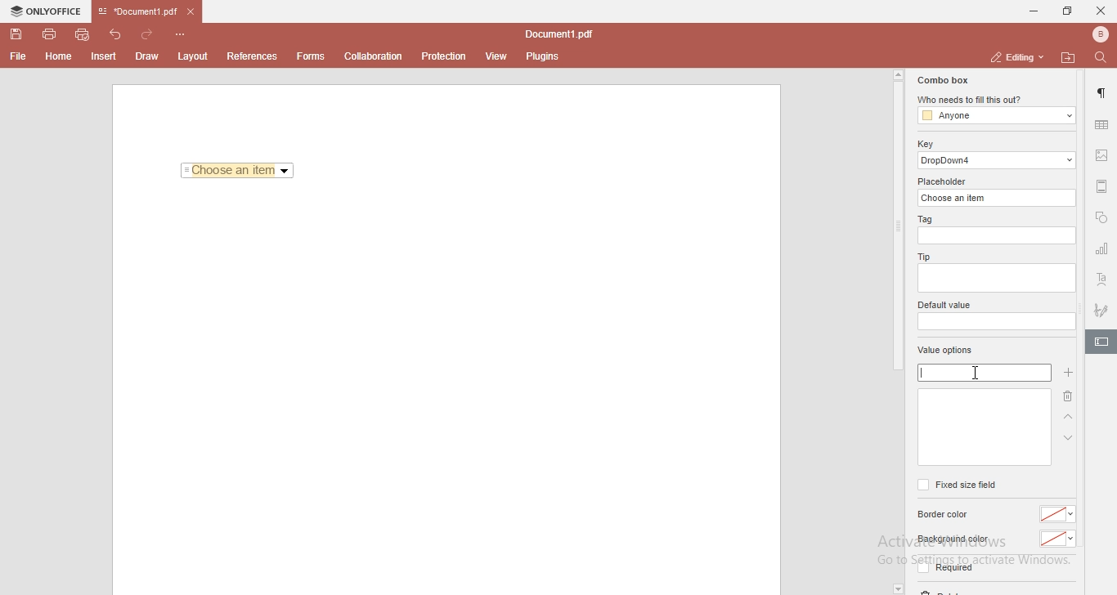 This screenshot has height=595, width=1117. What do you see at coordinates (925, 144) in the screenshot?
I see `key` at bounding box center [925, 144].